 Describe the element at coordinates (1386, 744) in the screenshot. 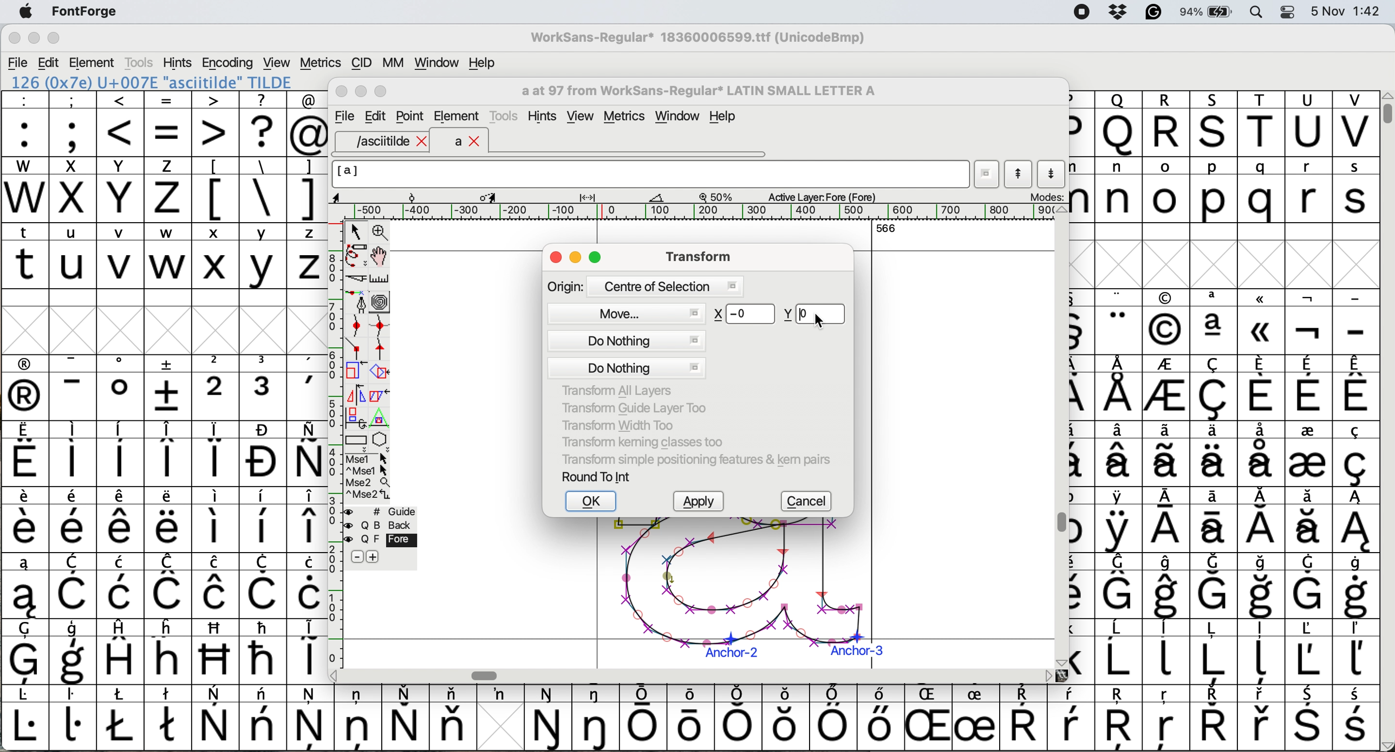

I see `scroll button` at that location.